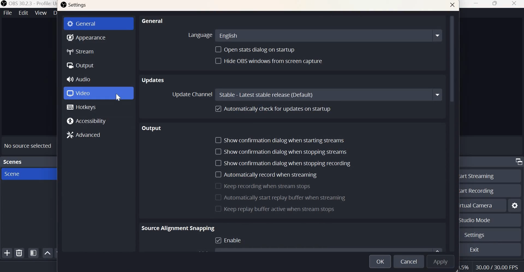  What do you see at coordinates (329, 35) in the screenshot?
I see `English` at bounding box center [329, 35].